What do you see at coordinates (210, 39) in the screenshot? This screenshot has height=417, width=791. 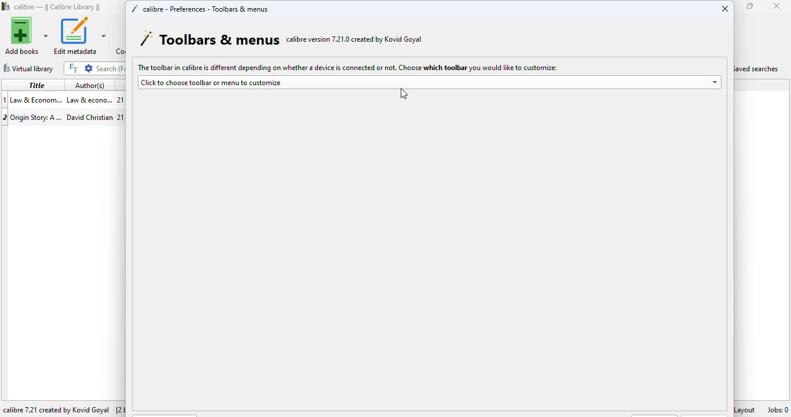 I see `toolbars & menus` at bounding box center [210, 39].